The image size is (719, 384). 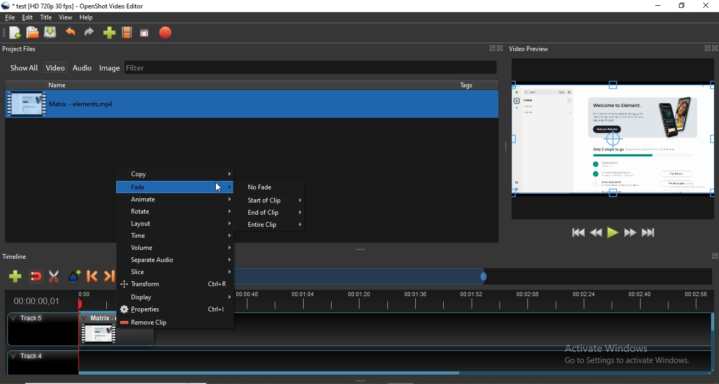 I want to click on Timeline, so click(x=19, y=256).